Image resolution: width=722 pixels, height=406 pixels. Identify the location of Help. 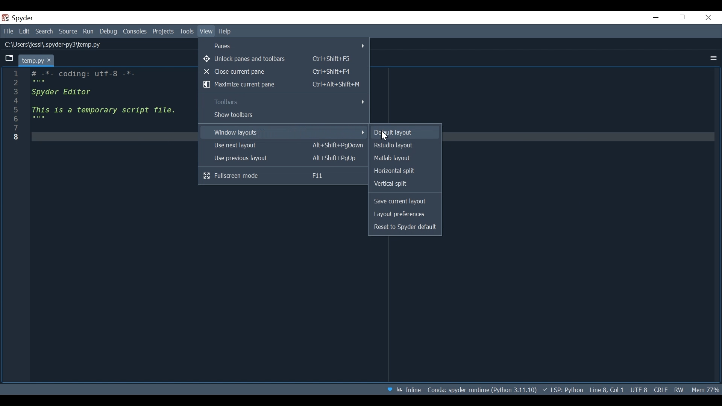
(226, 32).